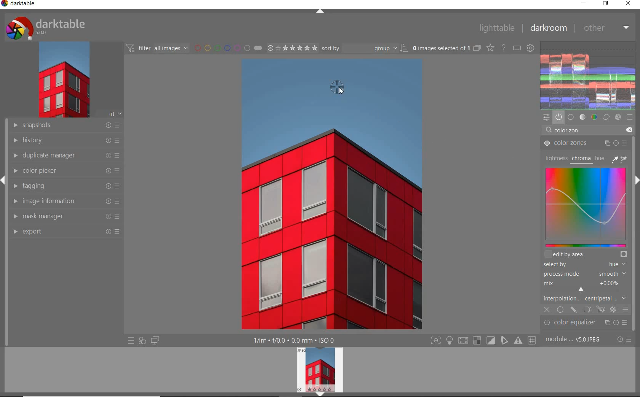  Describe the element at coordinates (547, 118) in the screenshot. I see `quick access panel` at that location.